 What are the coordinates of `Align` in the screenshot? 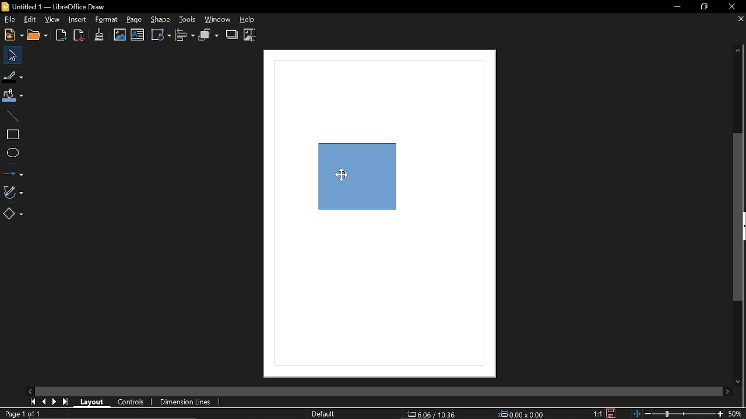 It's located at (184, 35).